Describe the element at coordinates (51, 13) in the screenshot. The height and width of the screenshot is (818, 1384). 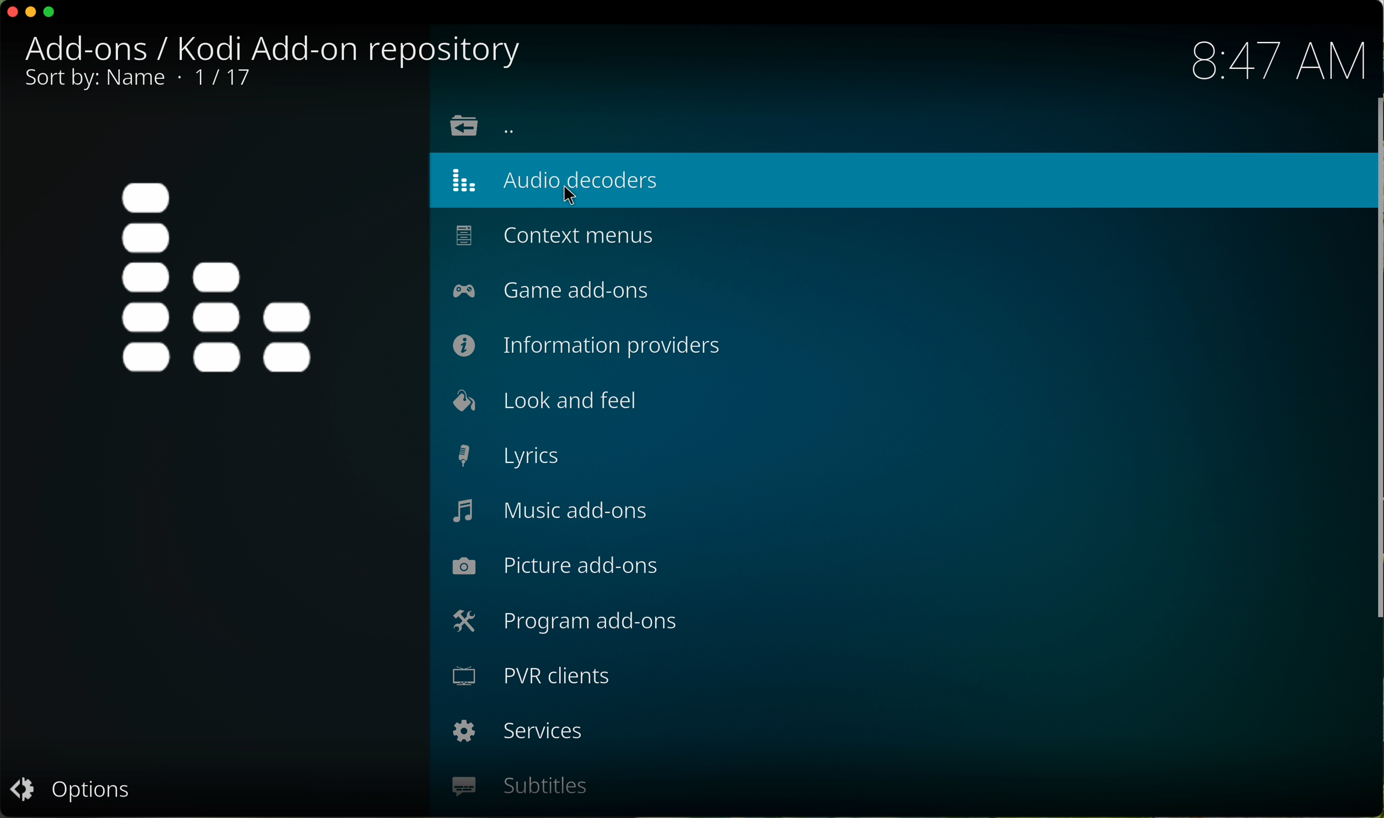
I see `maximize program` at that location.